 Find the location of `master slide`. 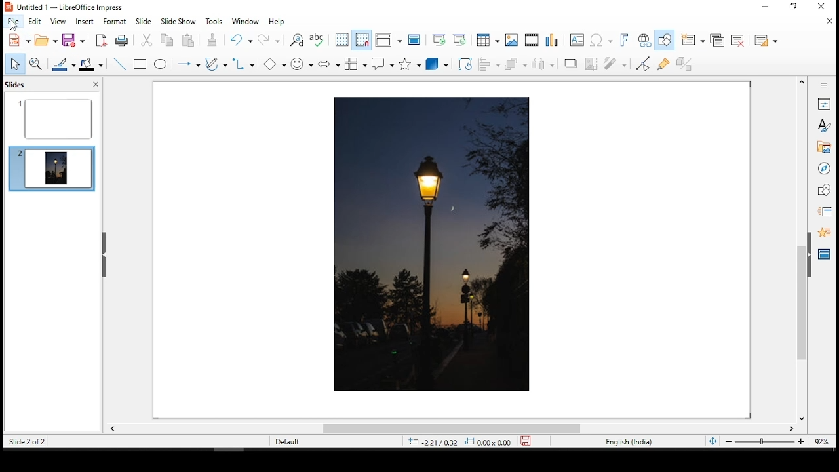

master slide is located at coordinates (416, 39).